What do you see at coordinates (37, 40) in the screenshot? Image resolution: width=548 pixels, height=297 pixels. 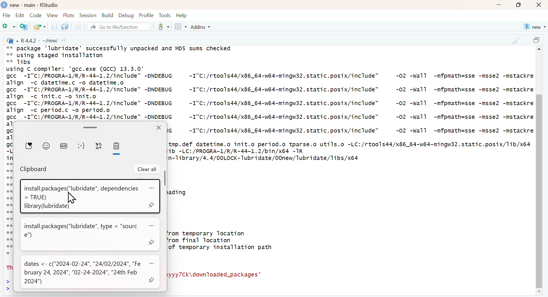 I see `R 4.4.2 . ~/new/` at bounding box center [37, 40].